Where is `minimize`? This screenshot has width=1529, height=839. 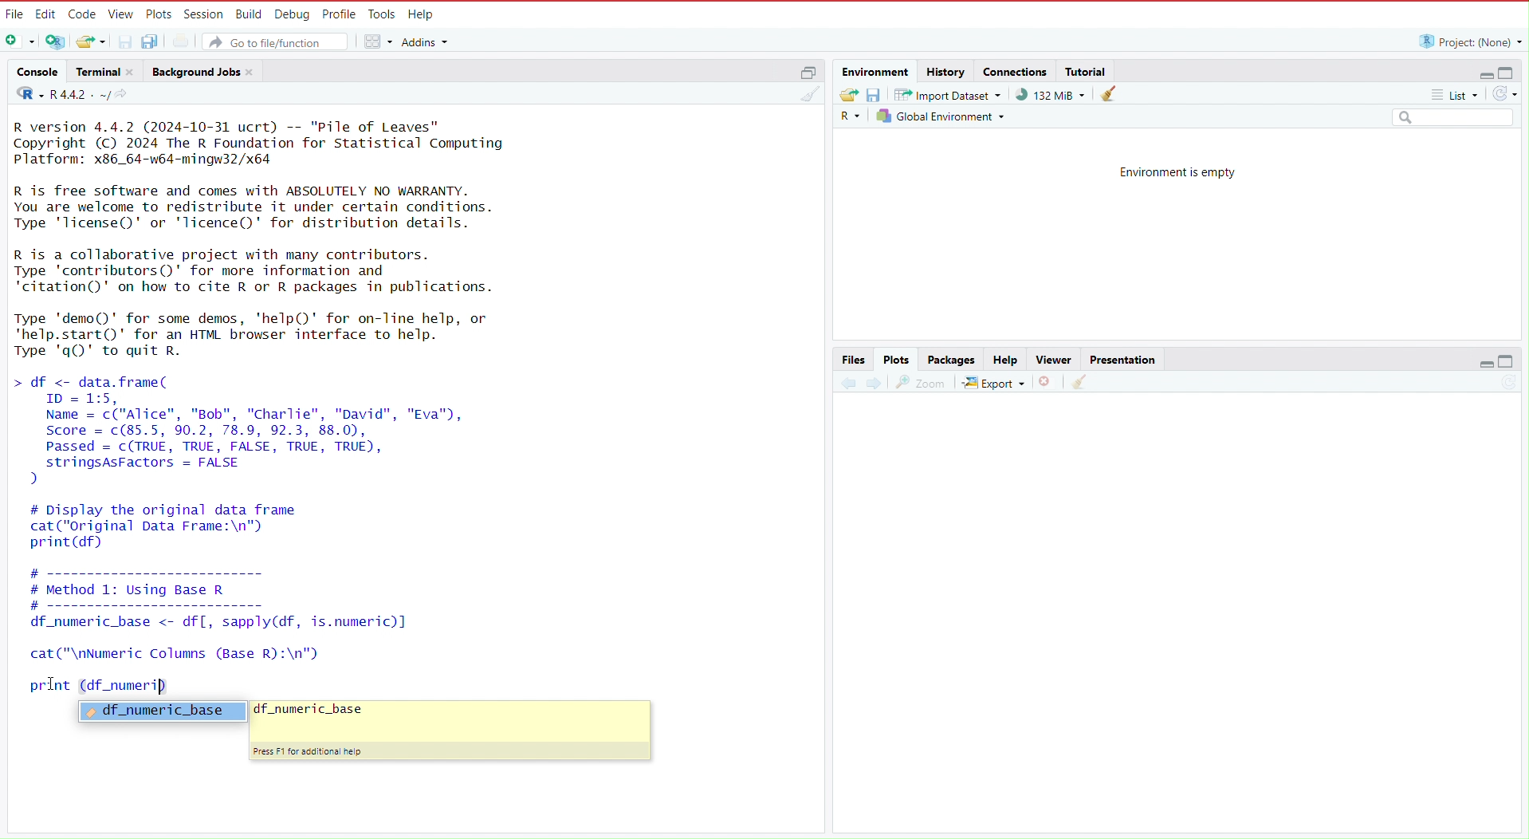
minimize is located at coordinates (1482, 71).